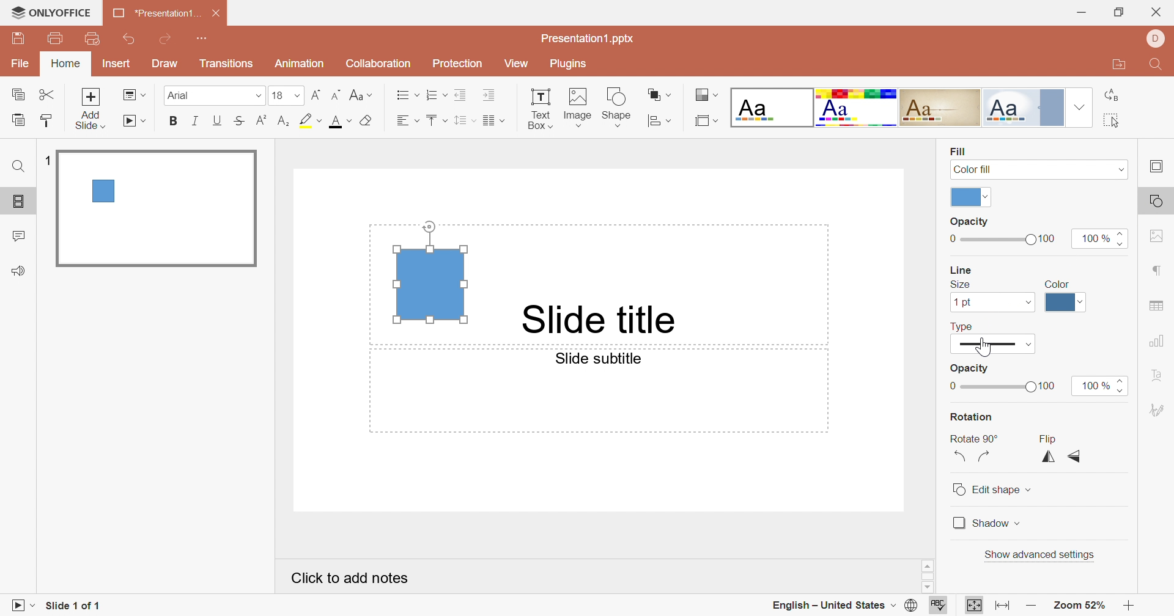 This screenshot has width=1174, height=616. Describe the element at coordinates (1129, 566) in the screenshot. I see `Scroll up` at that location.